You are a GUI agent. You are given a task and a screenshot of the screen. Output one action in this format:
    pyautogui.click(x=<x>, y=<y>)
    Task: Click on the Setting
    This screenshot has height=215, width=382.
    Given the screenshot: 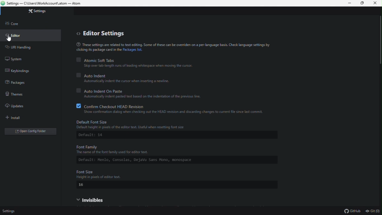 What is the action you would take?
    pyautogui.click(x=44, y=12)
    